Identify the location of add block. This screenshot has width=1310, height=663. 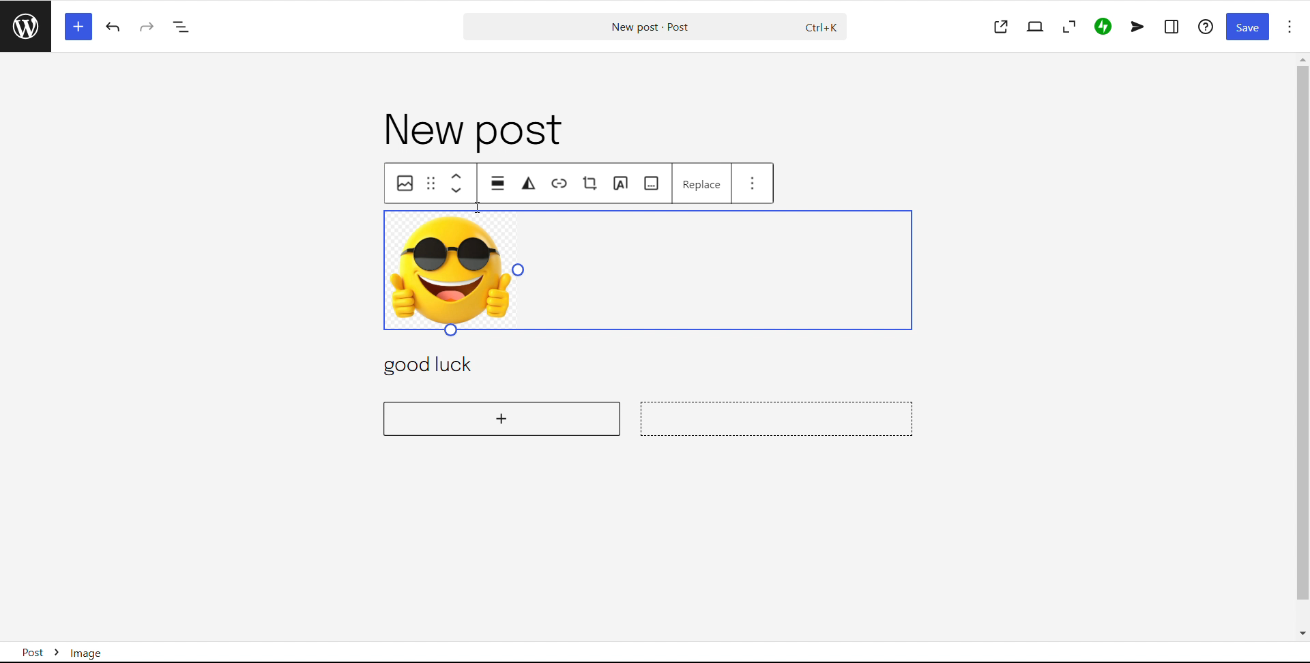
(503, 417).